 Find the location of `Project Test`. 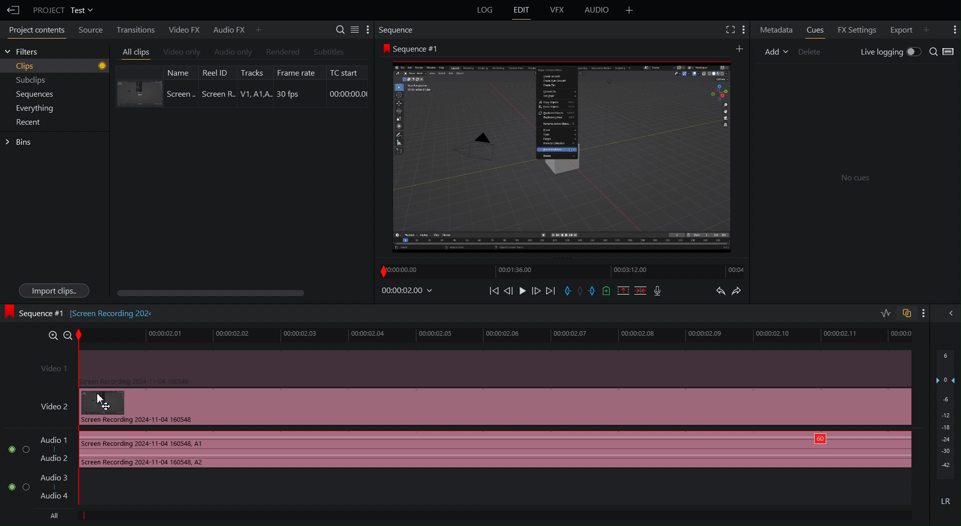

Project Test is located at coordinates (63, 10).